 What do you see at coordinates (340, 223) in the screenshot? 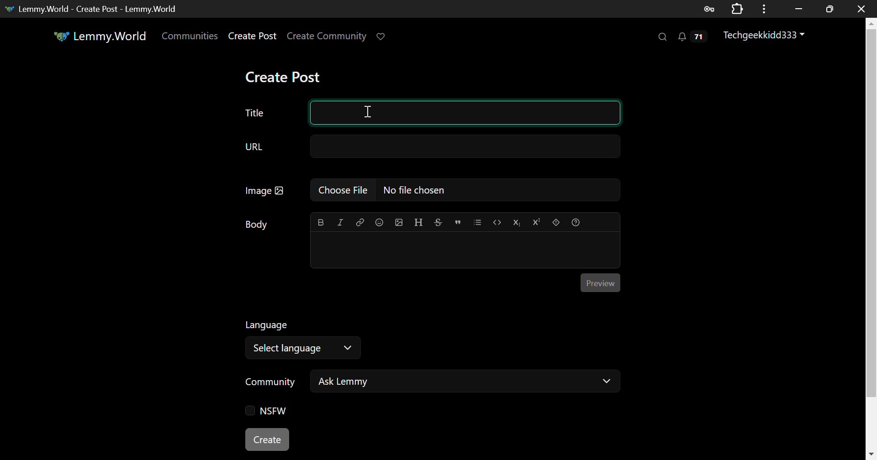
I see `Italic` at bounding box center [340, 223].